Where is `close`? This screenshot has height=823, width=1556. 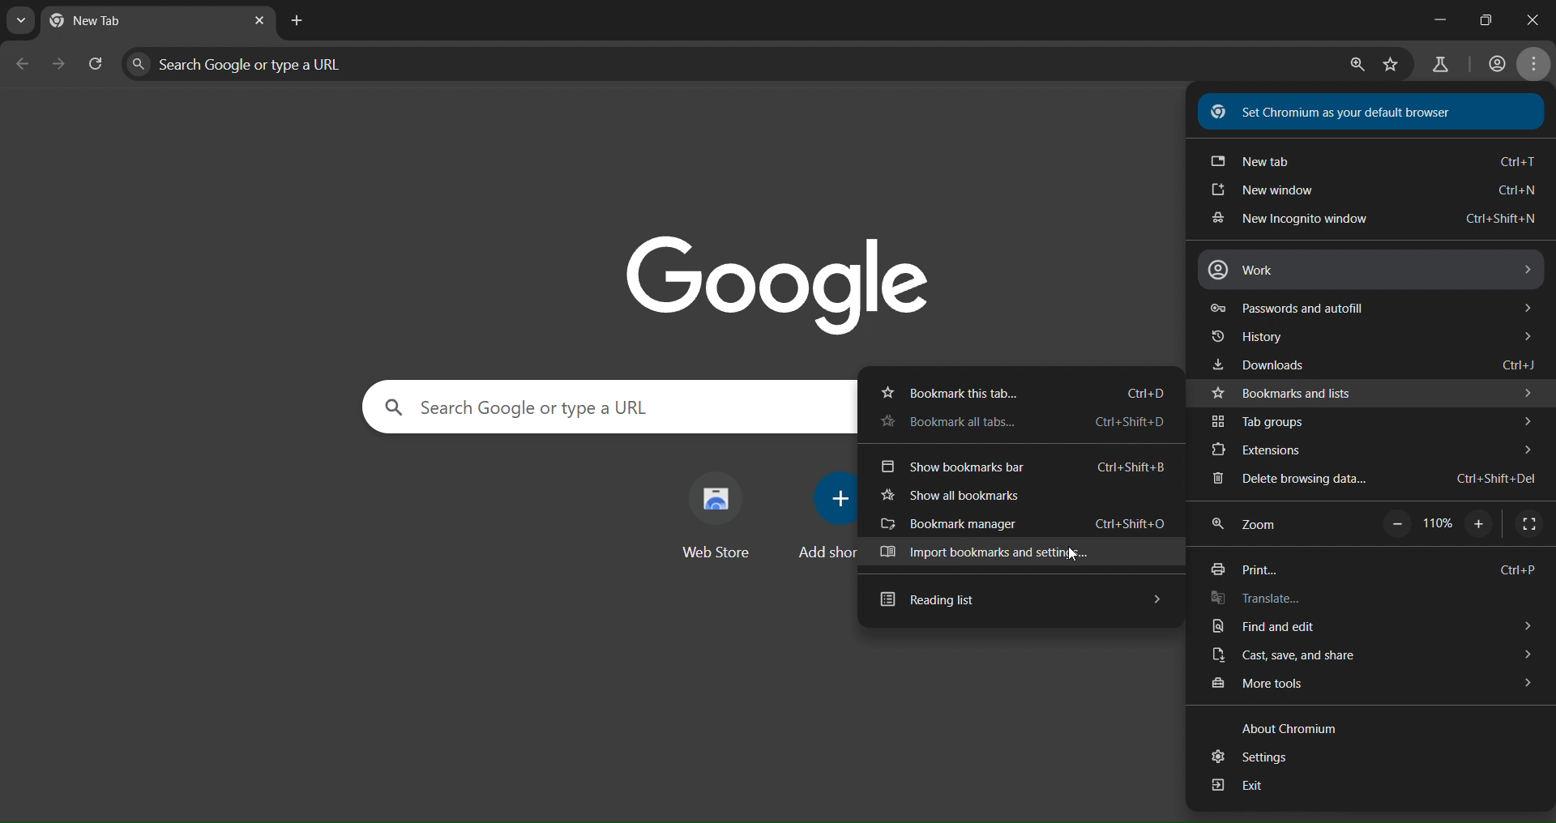
close is located at coordinates (1533, 20).